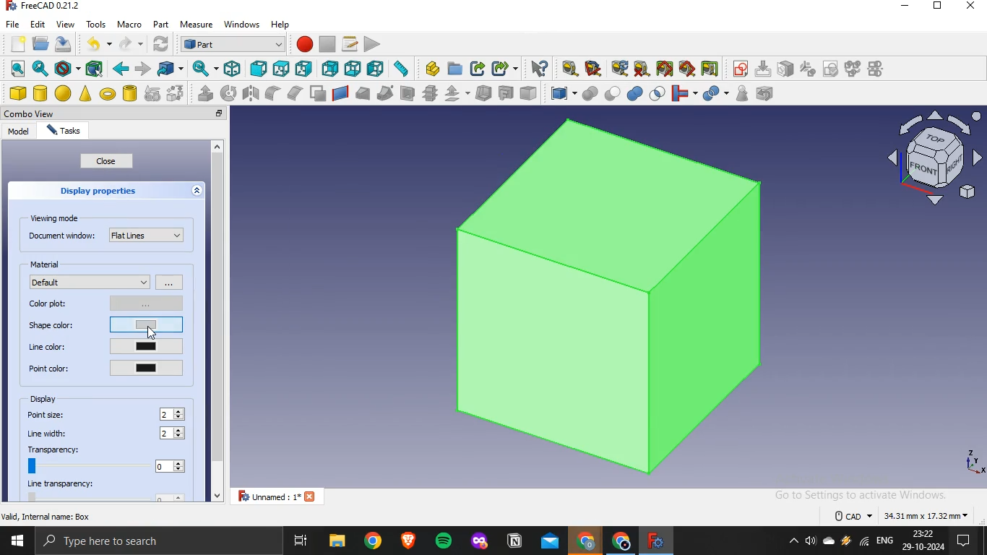 This screenshot has width=987, height=555. I want to click on text, so click(48, 516).